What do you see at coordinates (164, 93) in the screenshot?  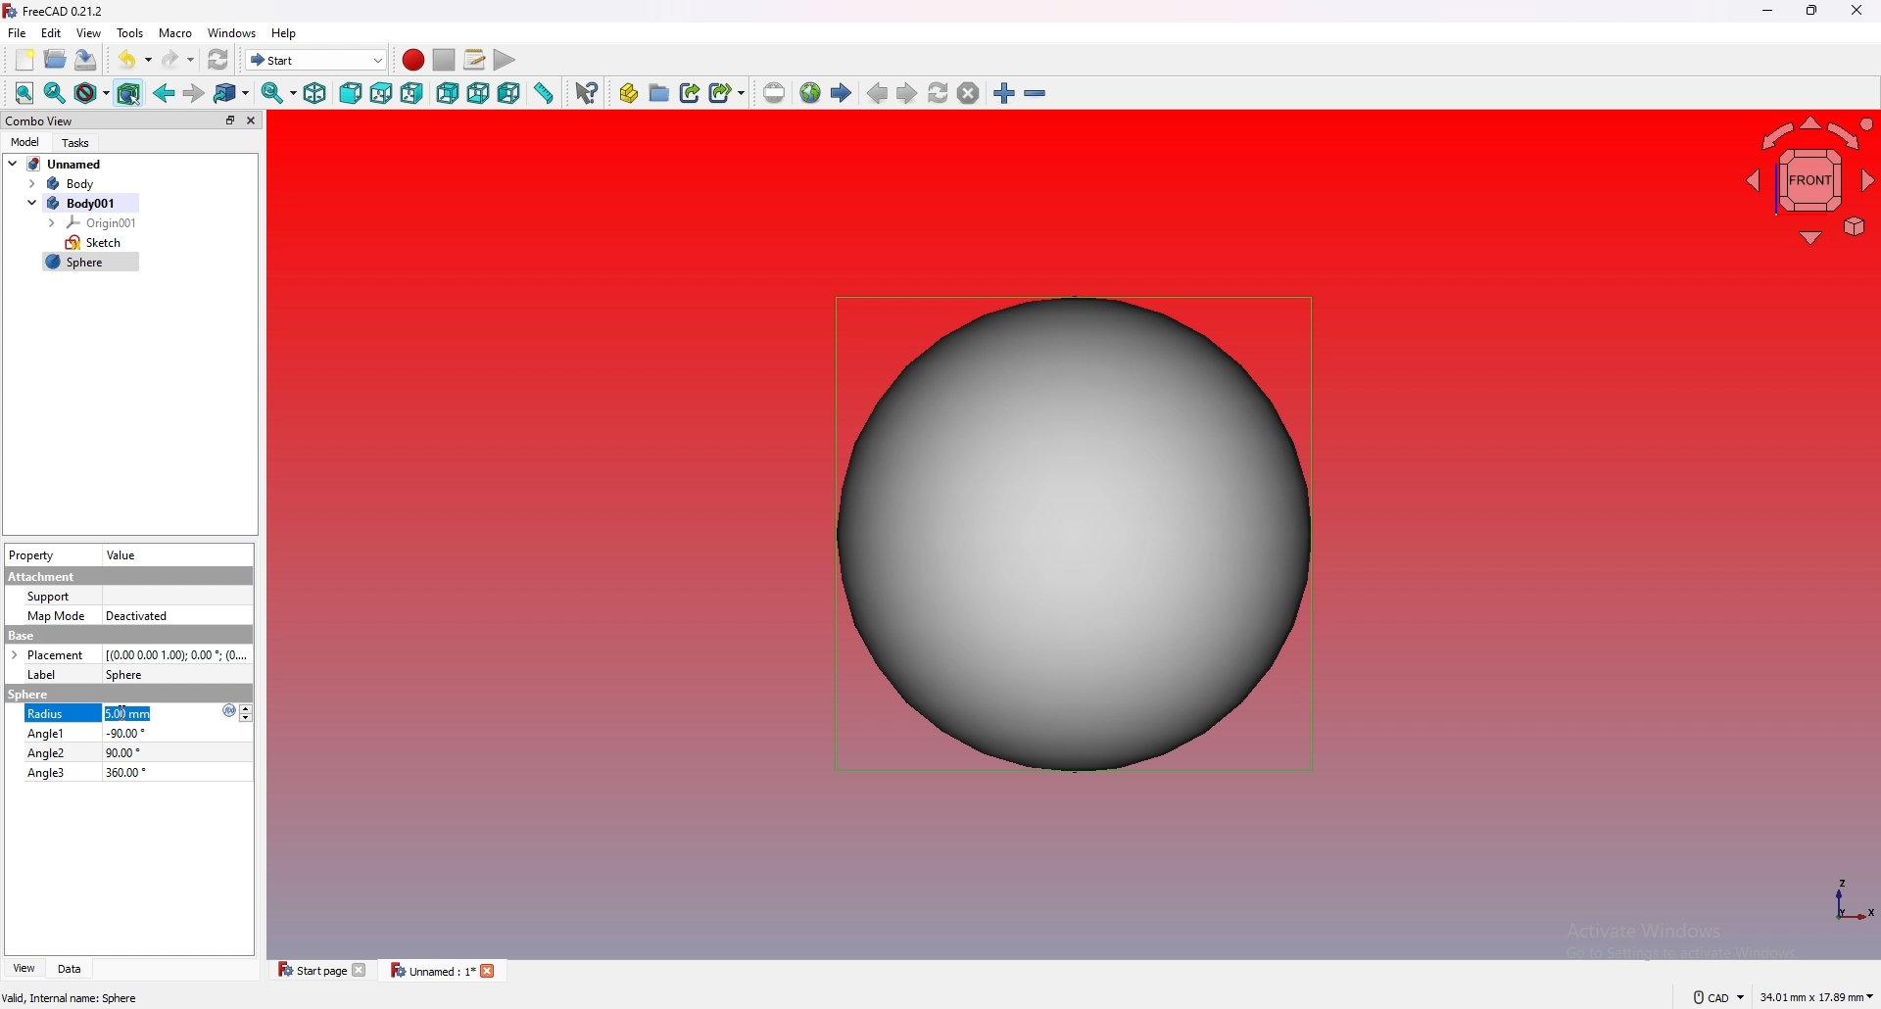 I see `back` at bounding box center [164, 93].